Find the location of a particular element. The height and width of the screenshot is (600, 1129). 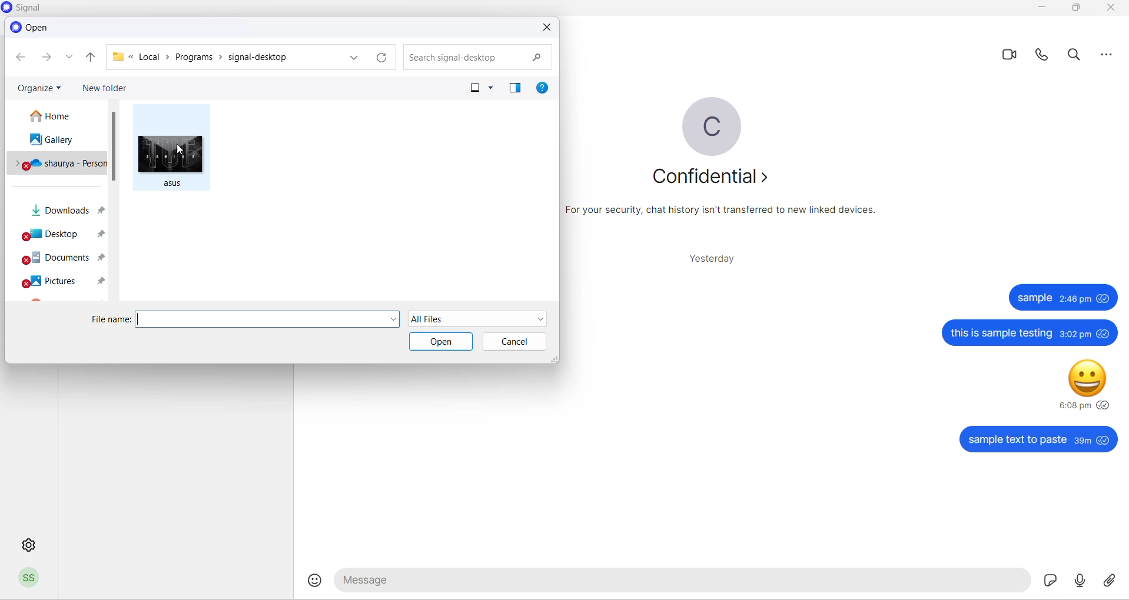

search box is located at coordinates (474, 56).